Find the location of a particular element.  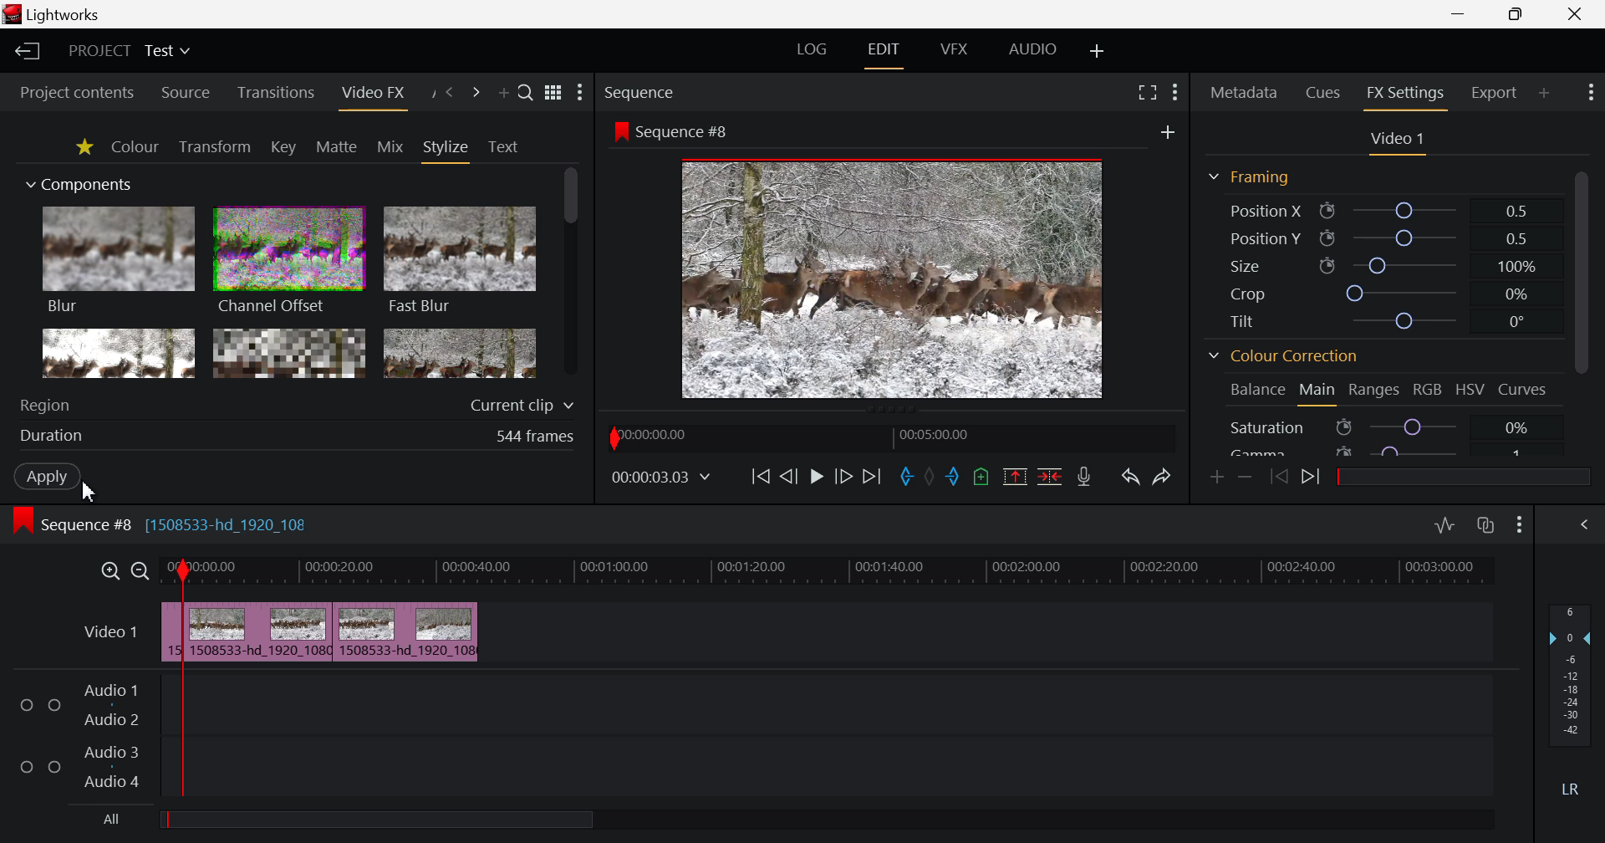

Cursor on Stop Preview is located at coordinates (816, 478).